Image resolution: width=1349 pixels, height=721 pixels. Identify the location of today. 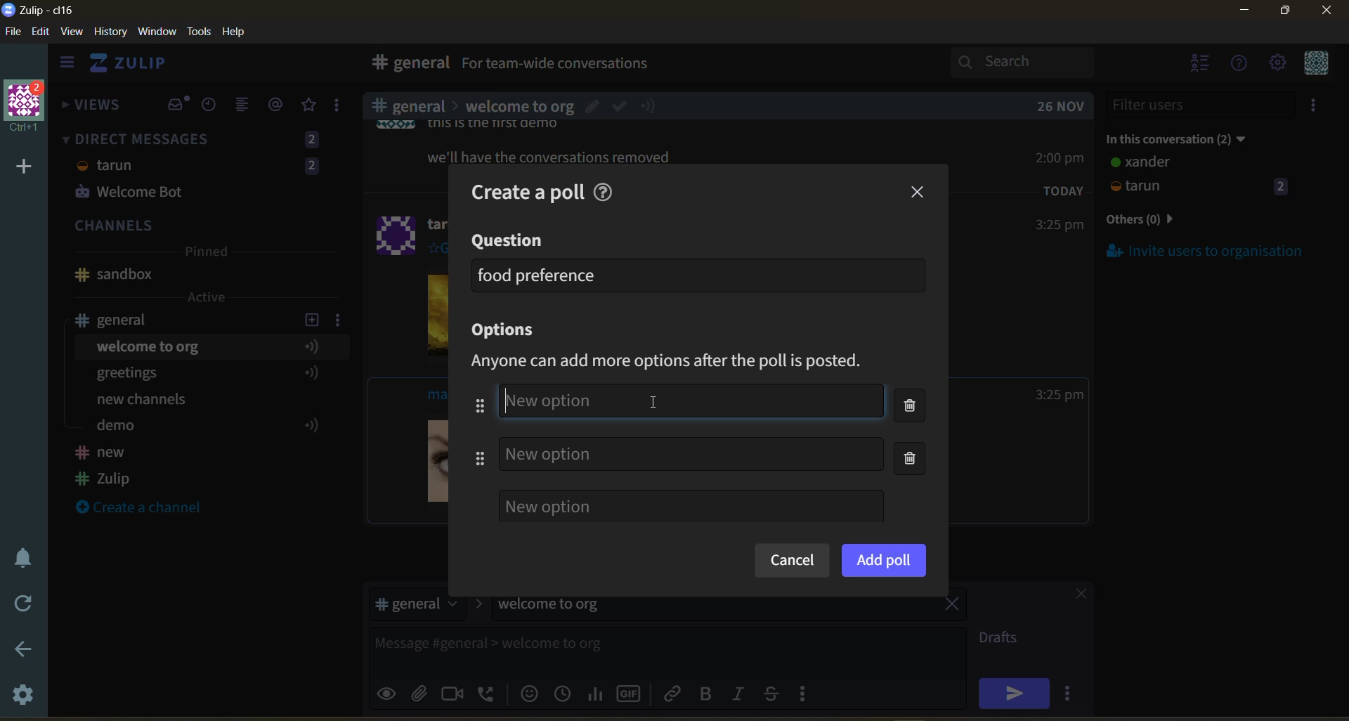
(1064, 190).